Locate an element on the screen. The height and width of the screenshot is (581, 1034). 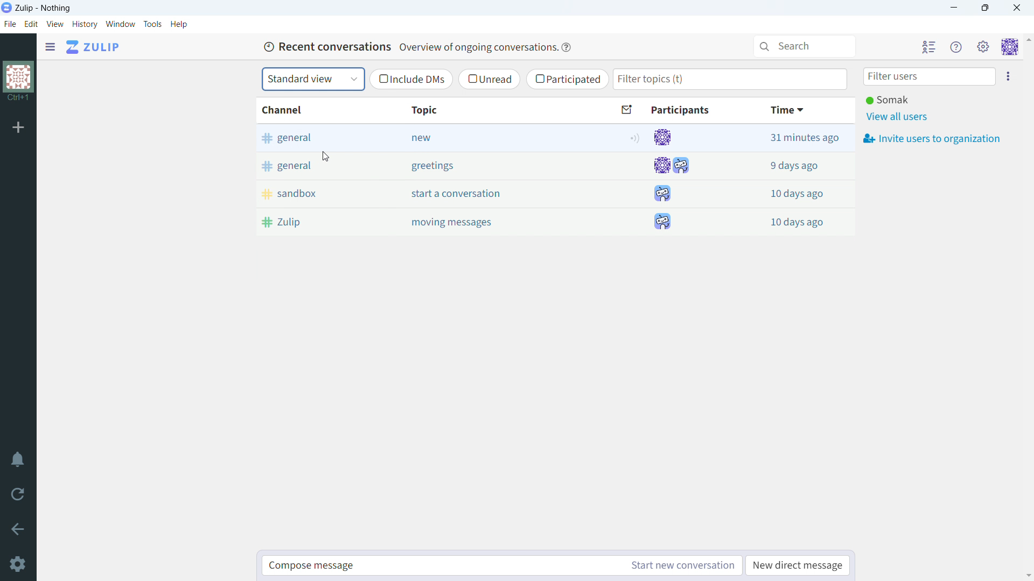
window is located at coordinates (121, 24).